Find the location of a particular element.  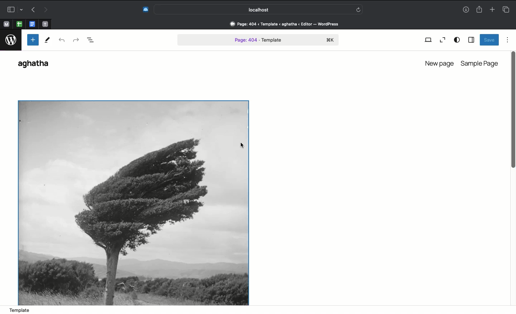

Redo is located at coordinates (76, 41).